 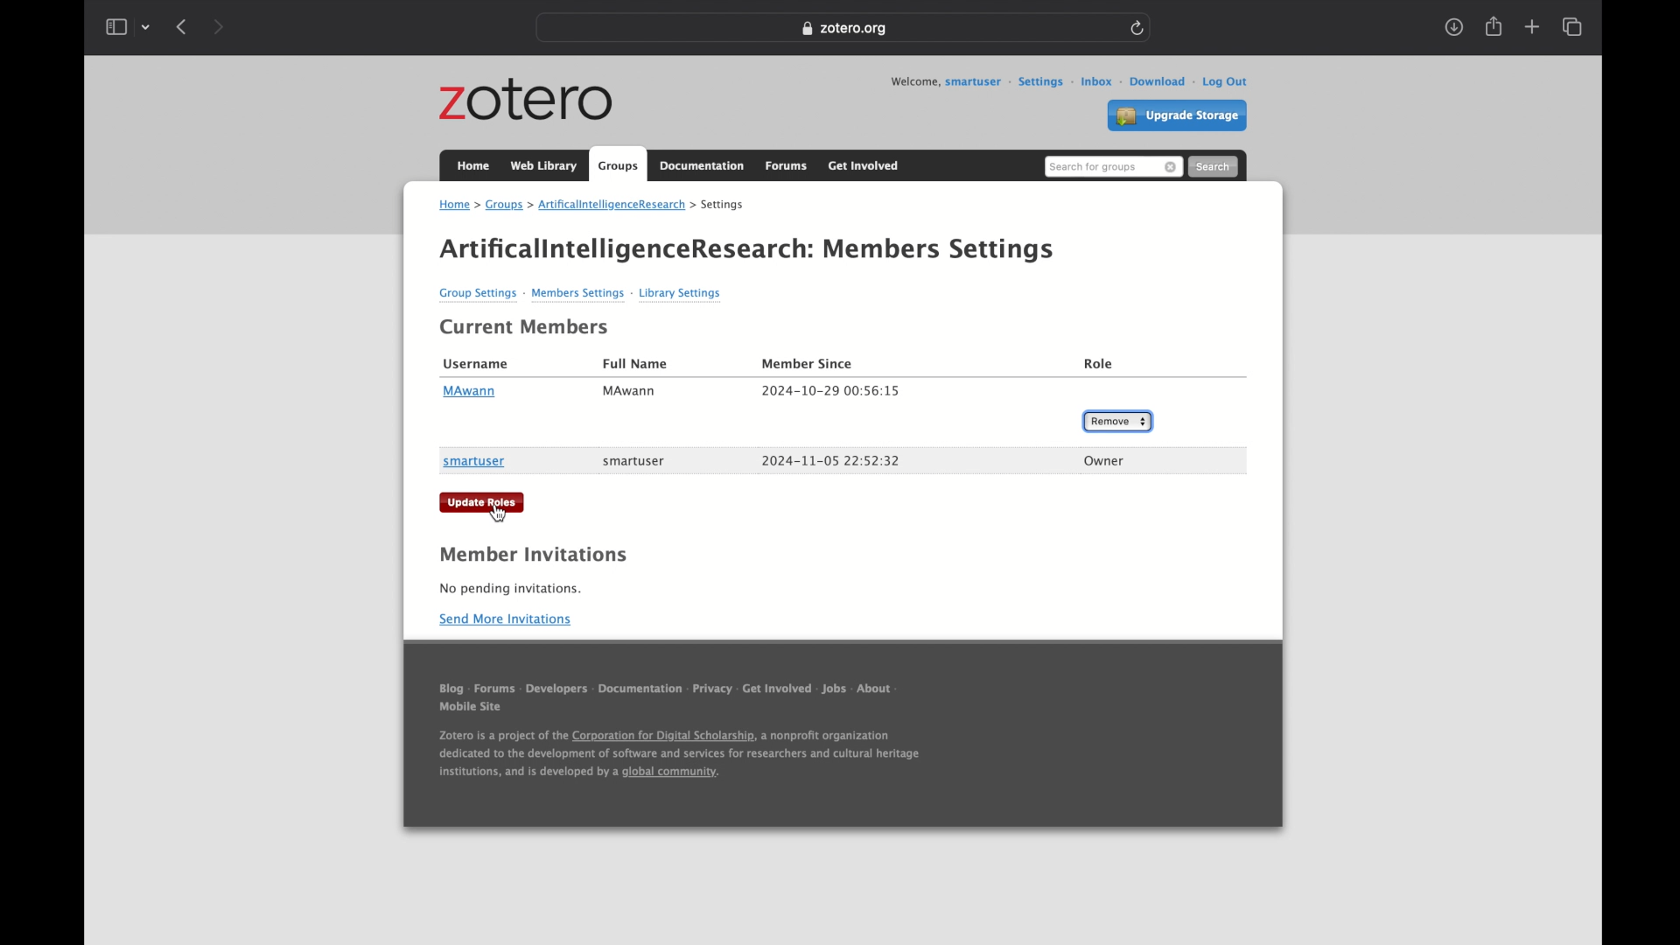 I want to click on get involved, so click(x=777, y=692).